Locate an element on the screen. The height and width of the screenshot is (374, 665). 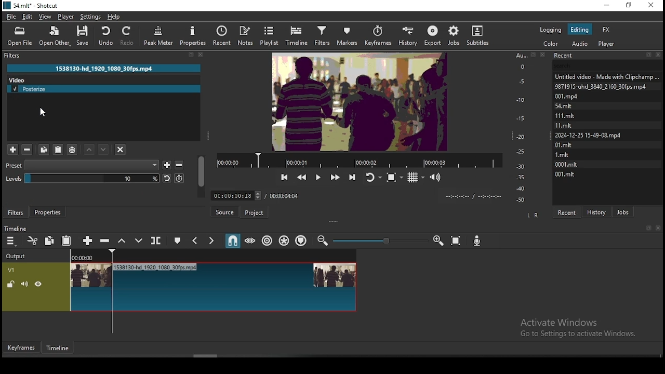
paste filters is located at coordinates (60, 149).